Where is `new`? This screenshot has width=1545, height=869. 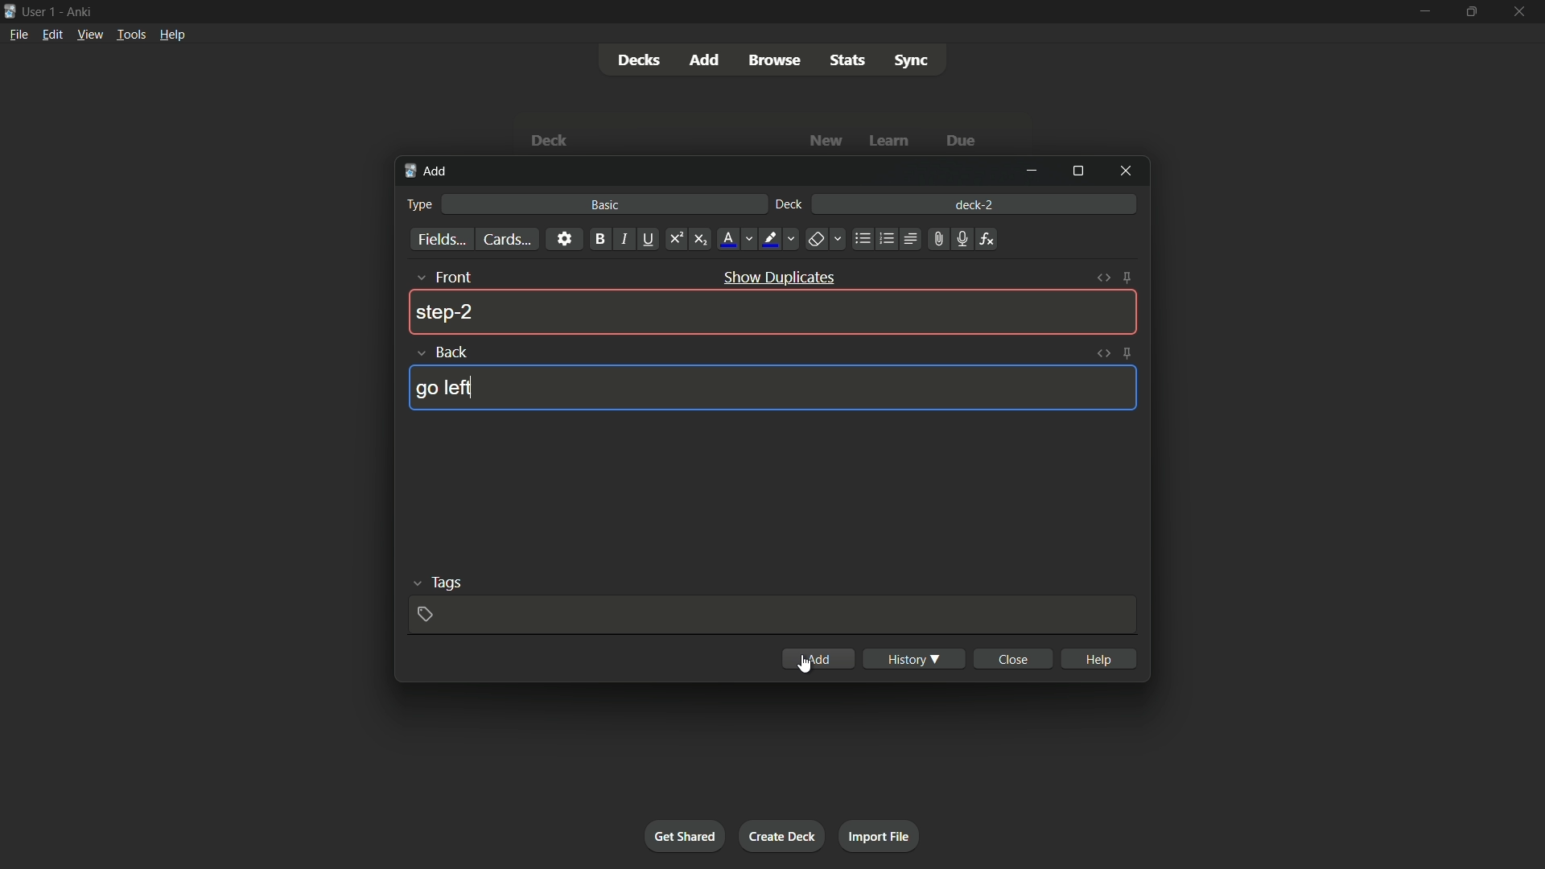 new is located at coordinates (826, 141).